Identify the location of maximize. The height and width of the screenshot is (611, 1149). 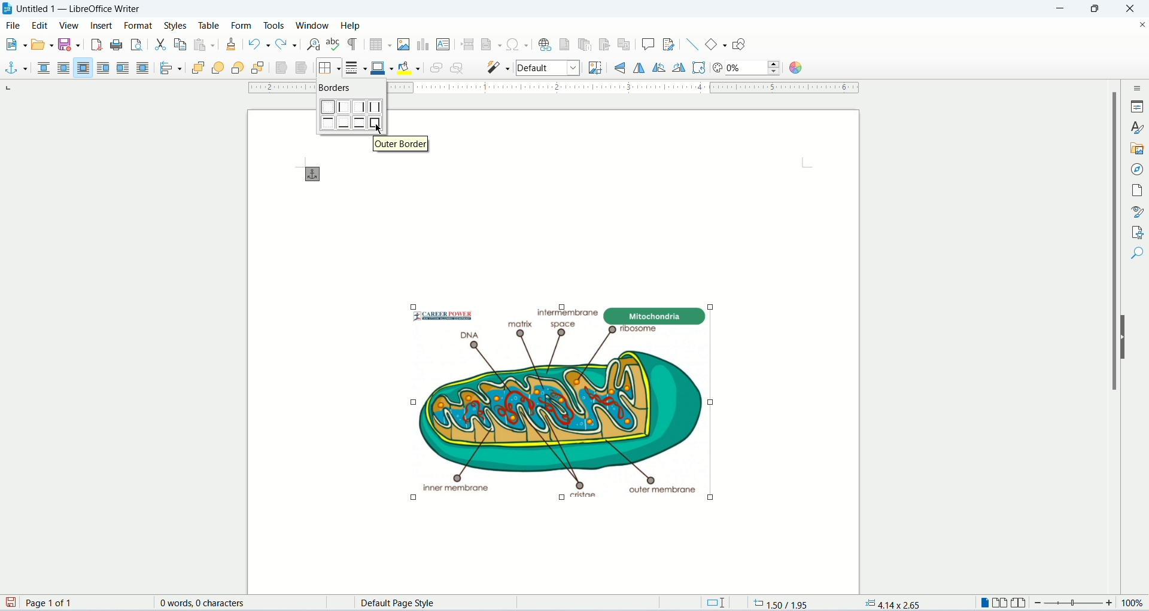
(1098, 9).